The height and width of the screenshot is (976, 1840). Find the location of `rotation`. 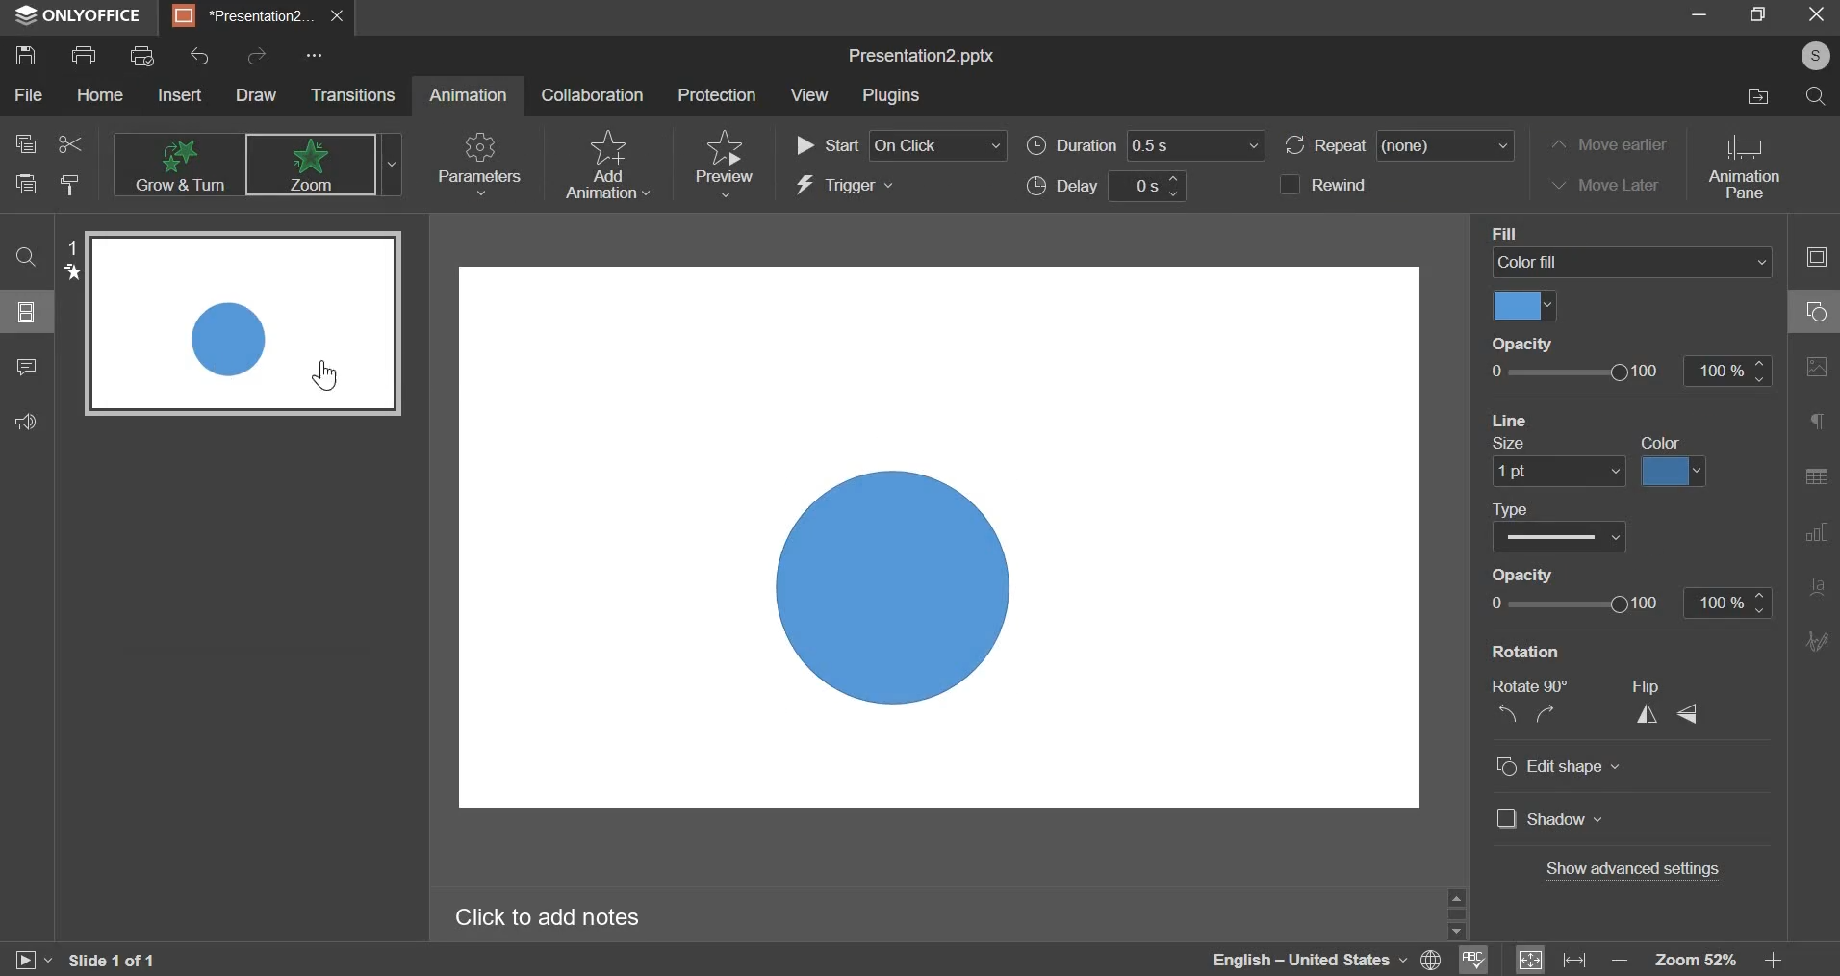

rotation is located at coordinates (1529, 706).